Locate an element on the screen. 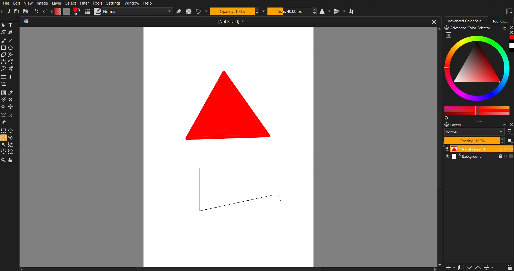  Dropper is located at coordinates (11, 93).